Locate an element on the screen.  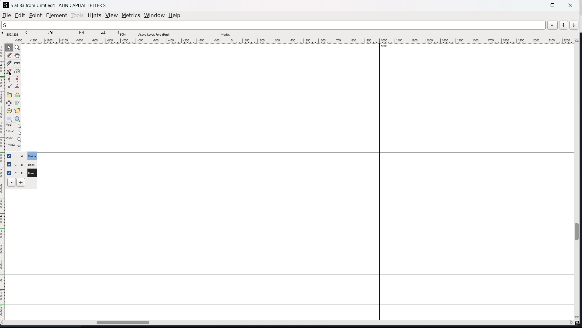
maximize is located at coordinates (552, 5).